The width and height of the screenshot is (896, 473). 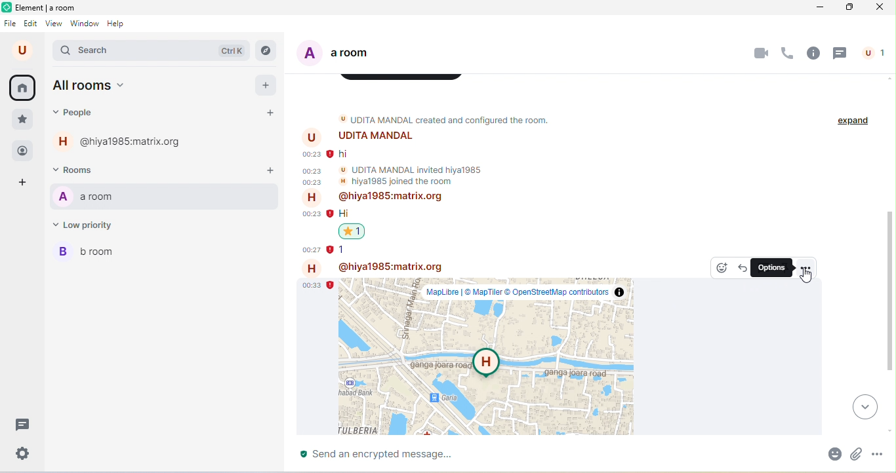 What do you see at coordinates (352, 231) in the screenshot?
I see `reaction to the text` at bounding box center [352, 231].